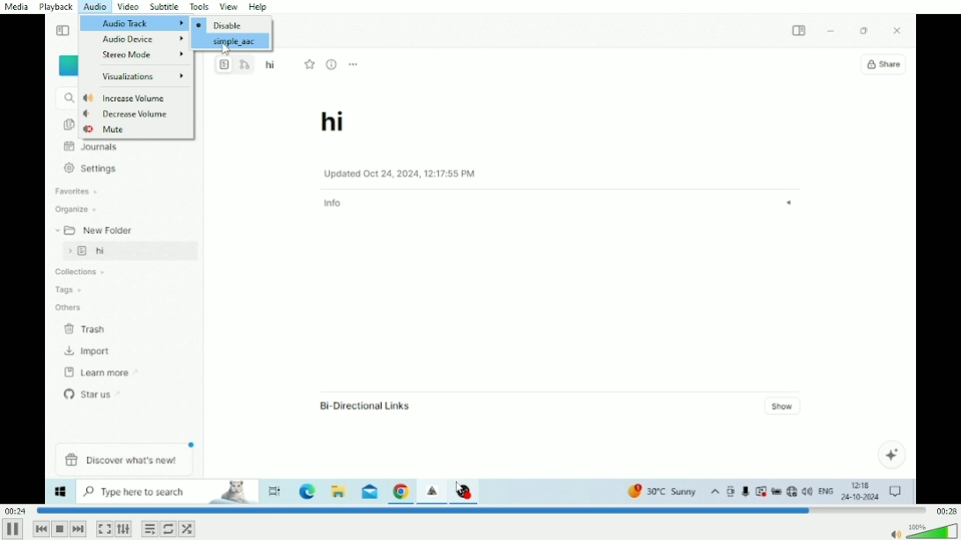  I want to click on Disable, so click(220, 25).